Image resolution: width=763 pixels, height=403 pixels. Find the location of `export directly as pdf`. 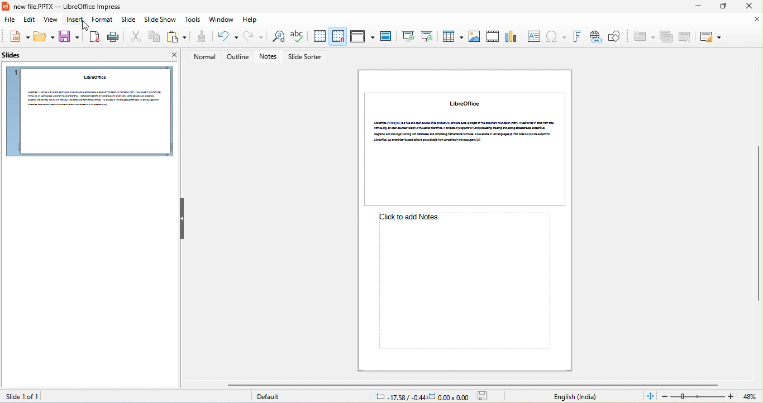

export directly as pdf is located at coordinates (93, 37).